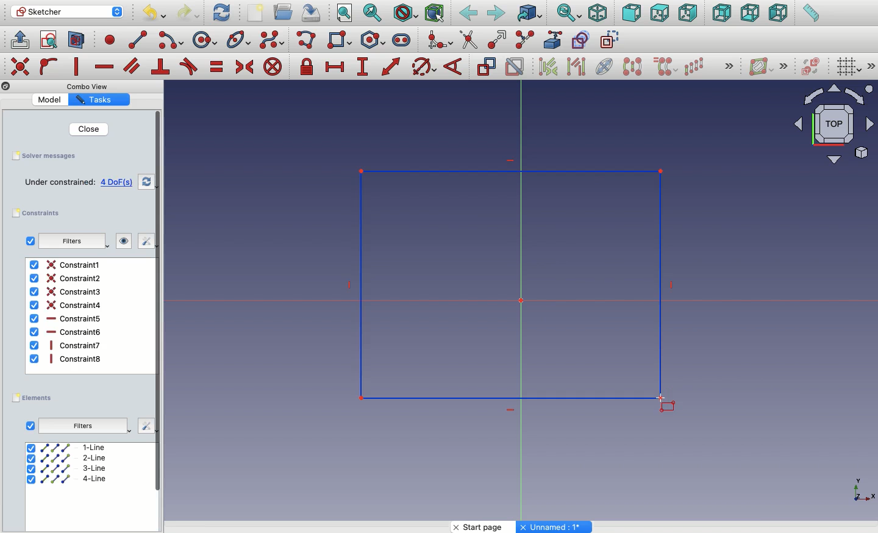 Image resolution: width=878 pixels, height=533 pixels. What do you see at coordinates (784, 66) in the screenshot?
I see `Expand` at bounding box center [784, 66].